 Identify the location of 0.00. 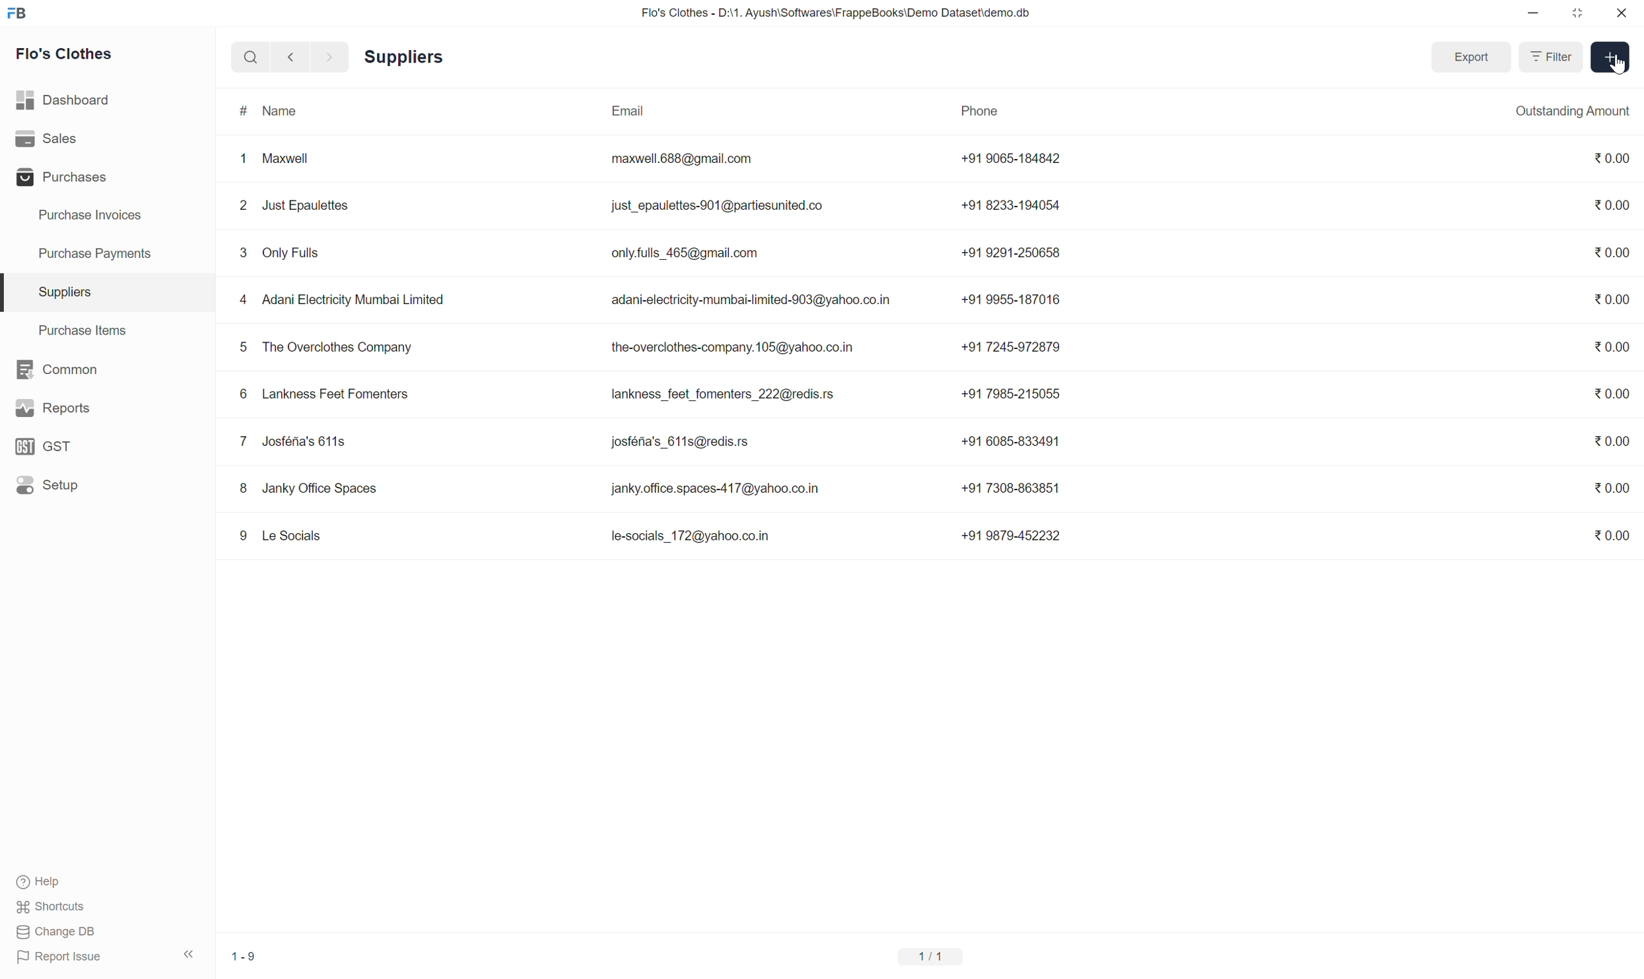
(1610, 205).